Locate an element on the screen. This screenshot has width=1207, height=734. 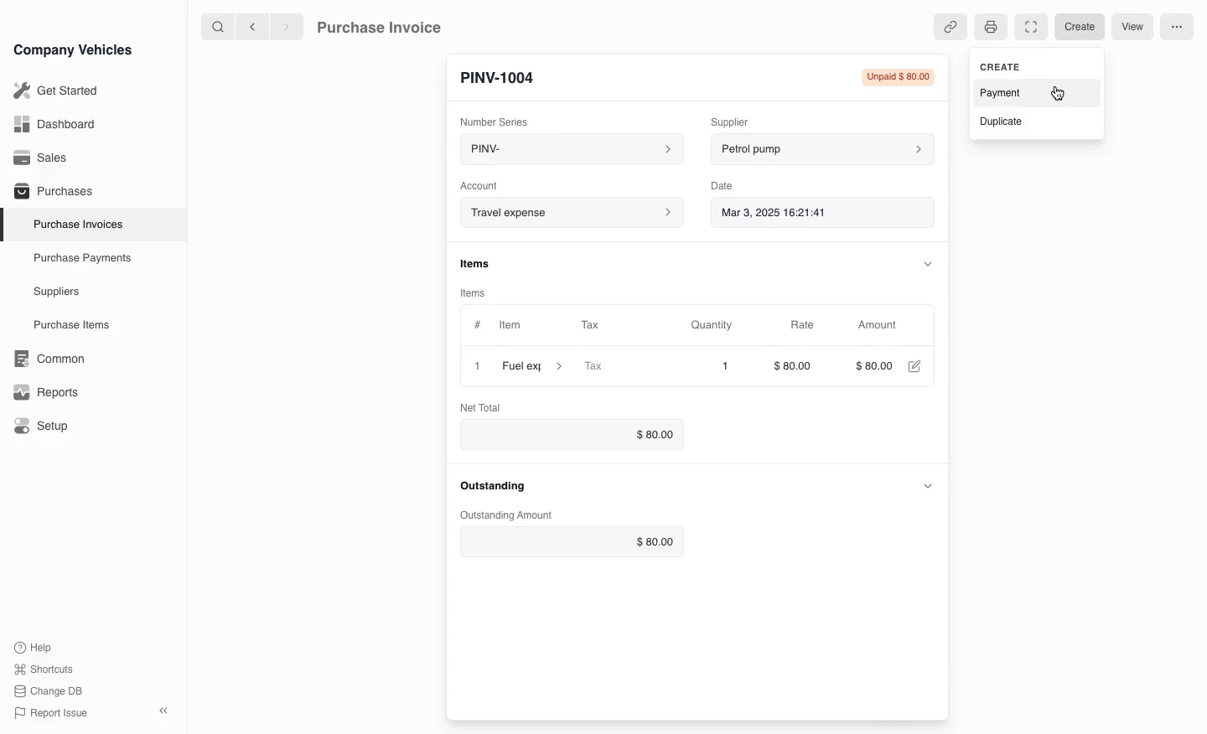
view is located at coordinates (1132, 28).